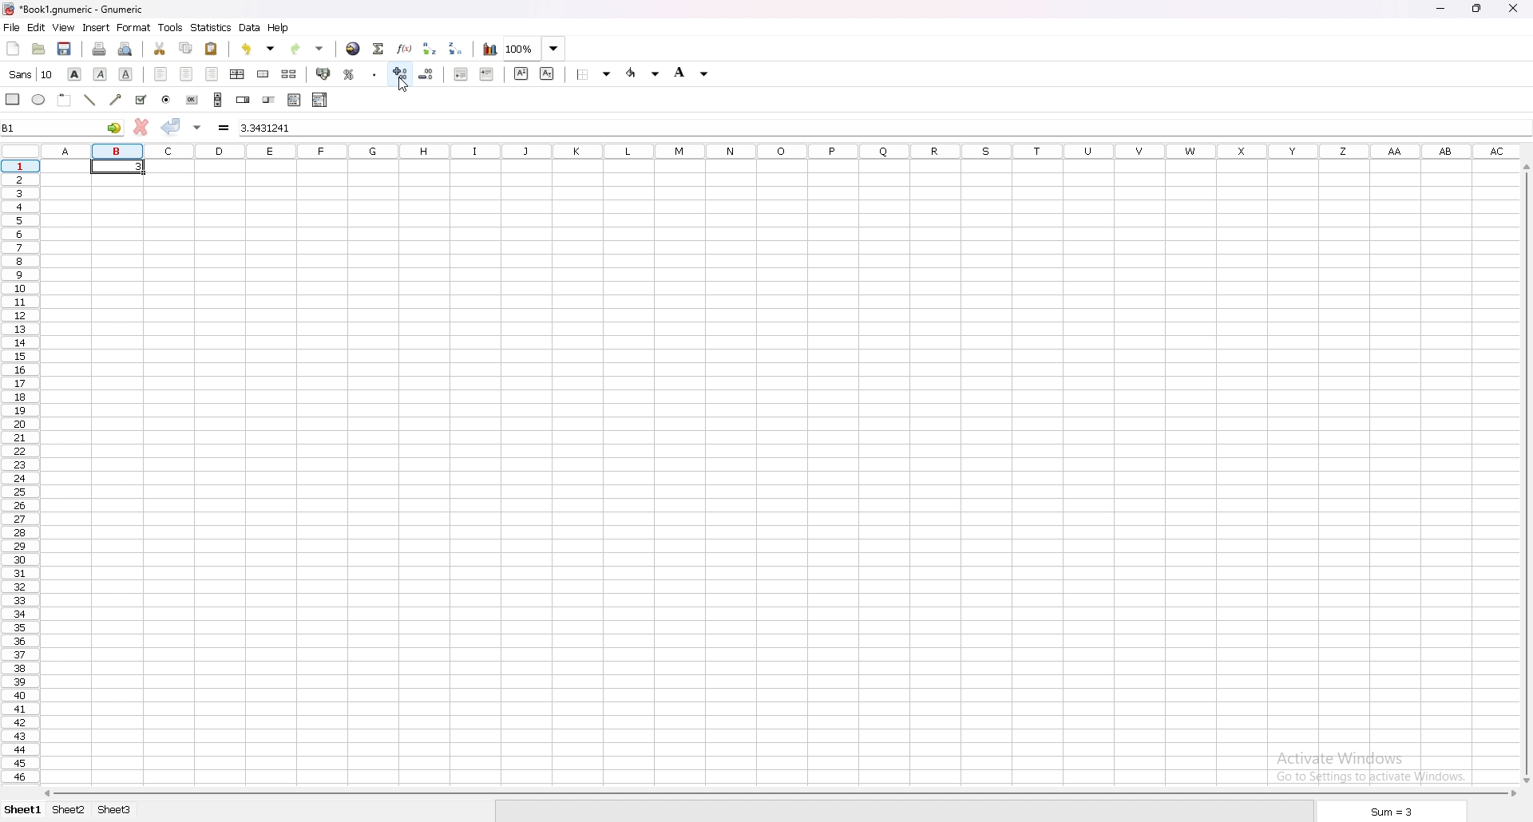  What do you see at coordinates (125, 75) in the screenshot?
I see `underline` at bounding box center [125, 75].